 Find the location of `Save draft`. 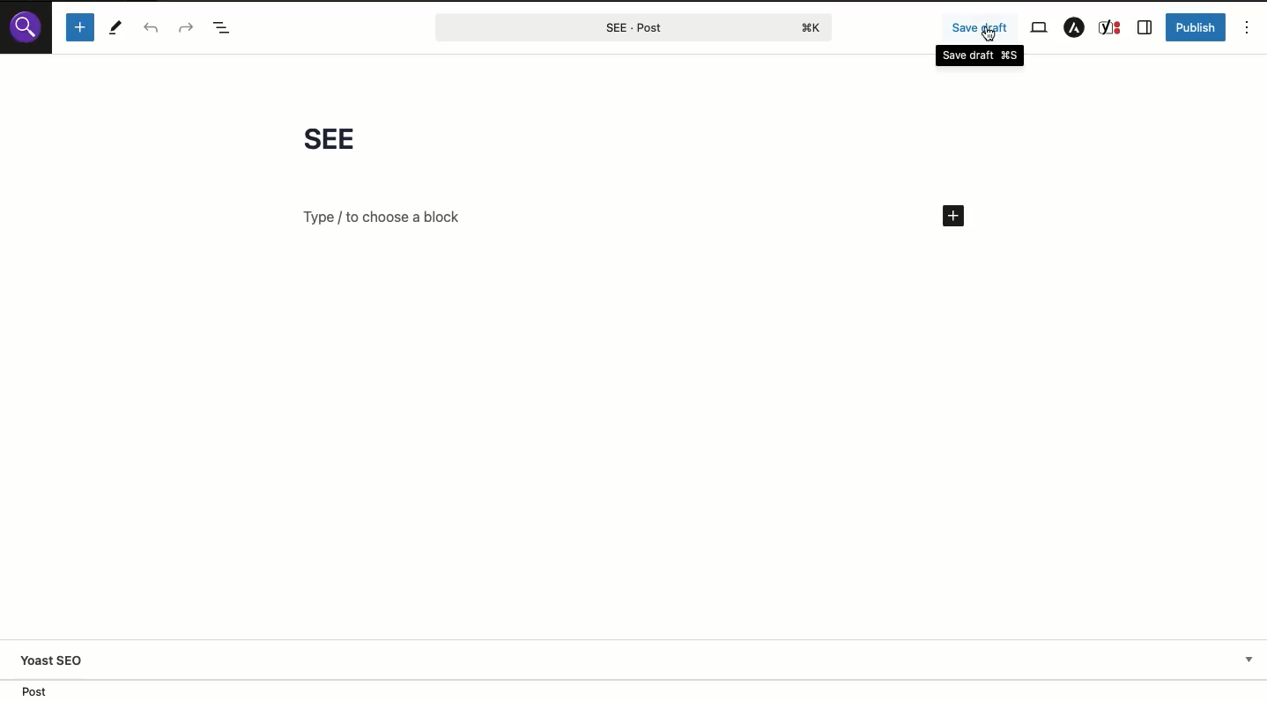

Save draft is located at coordinates (973, 31).